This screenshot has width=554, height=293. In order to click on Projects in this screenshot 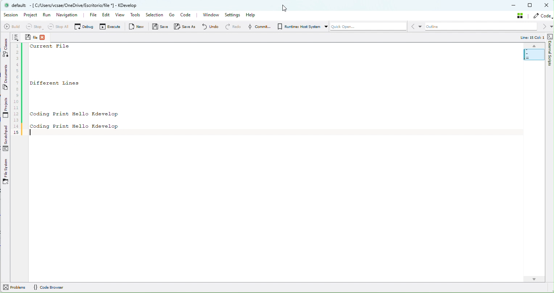, I will do `click(6, 108)`.